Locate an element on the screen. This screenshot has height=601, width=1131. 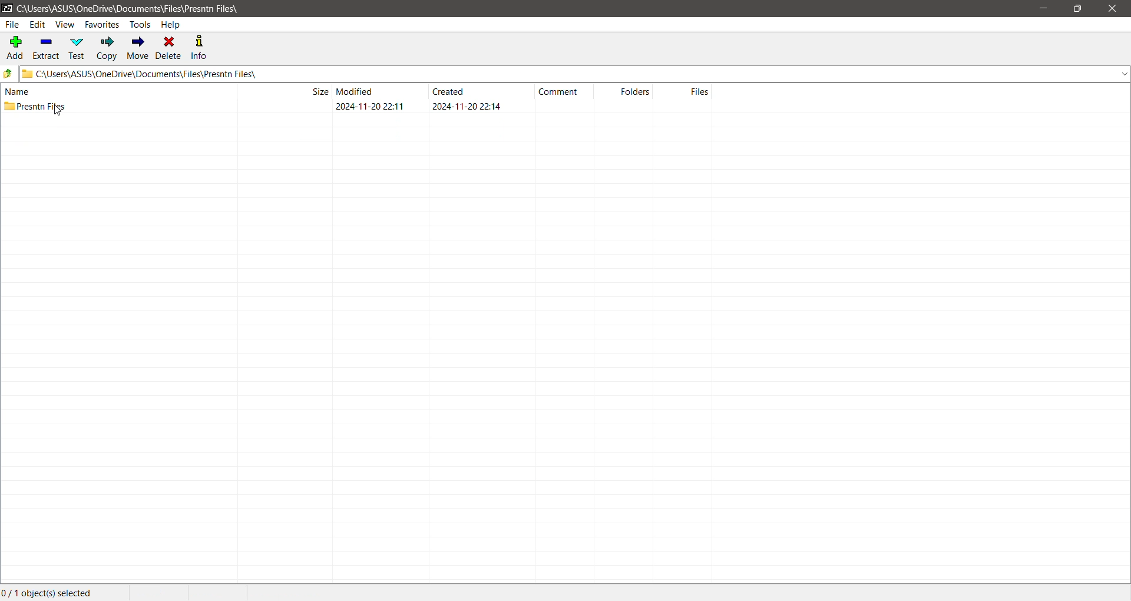
Minimize is located at coordinates (1047, 9).